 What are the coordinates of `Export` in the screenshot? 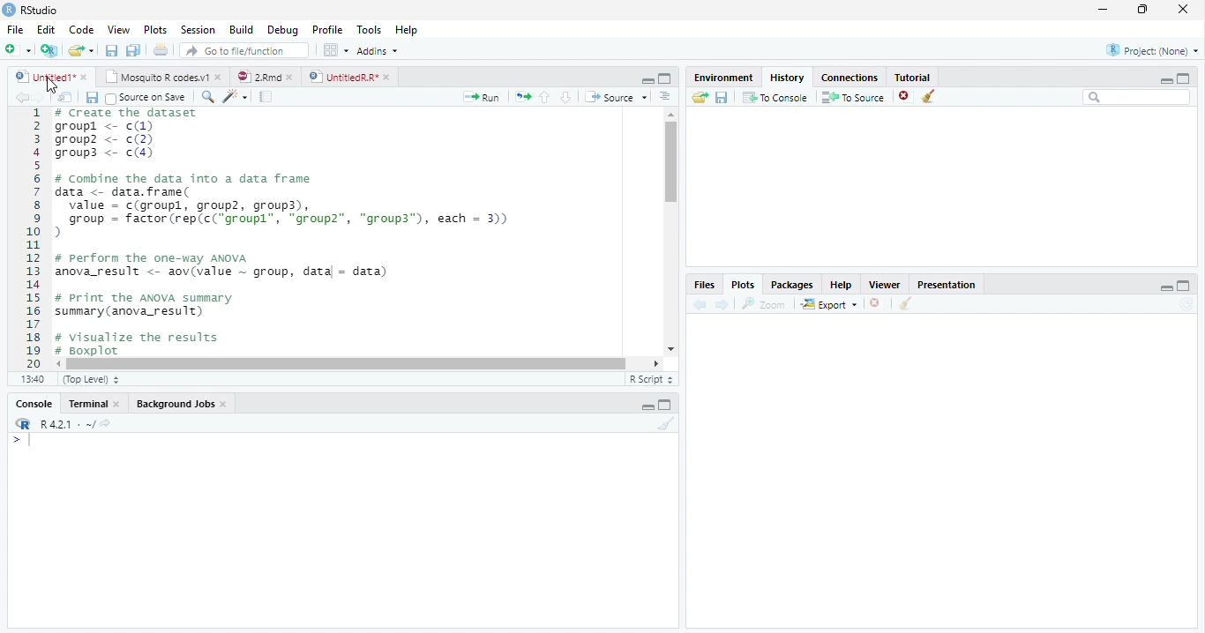 It's located at (830, 304).